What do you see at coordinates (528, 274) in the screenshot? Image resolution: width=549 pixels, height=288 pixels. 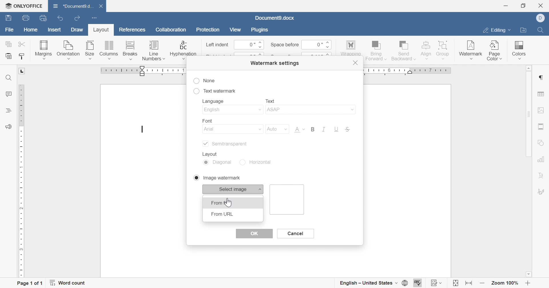 I see `scroll down` at bounding box center [528, 274].